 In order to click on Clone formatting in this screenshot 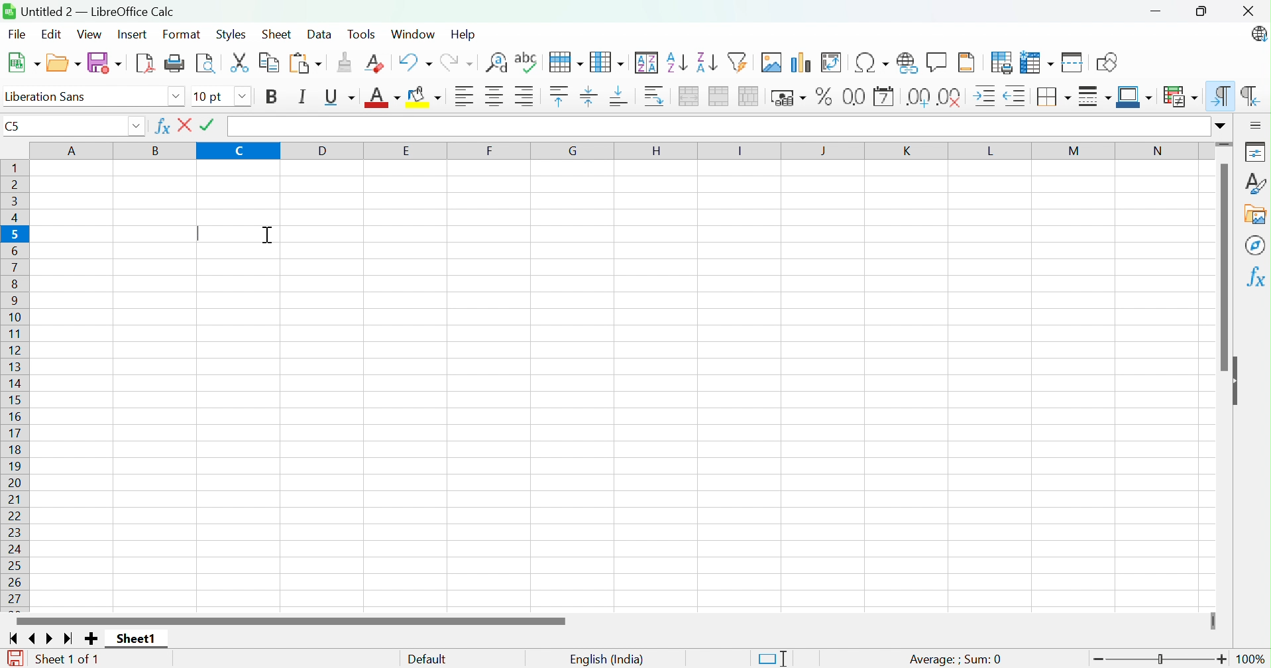, I will do `click(343, 62)`.